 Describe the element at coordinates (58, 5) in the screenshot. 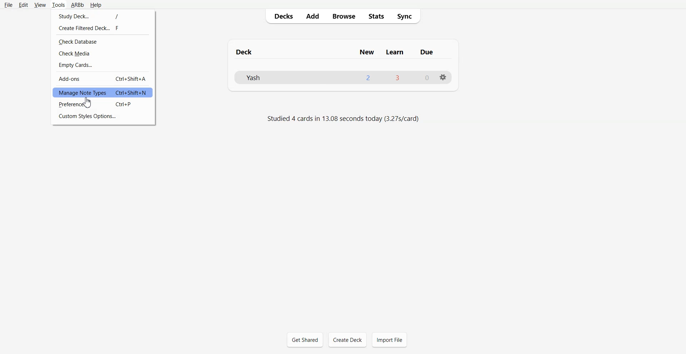

I see `Tools` at that location.